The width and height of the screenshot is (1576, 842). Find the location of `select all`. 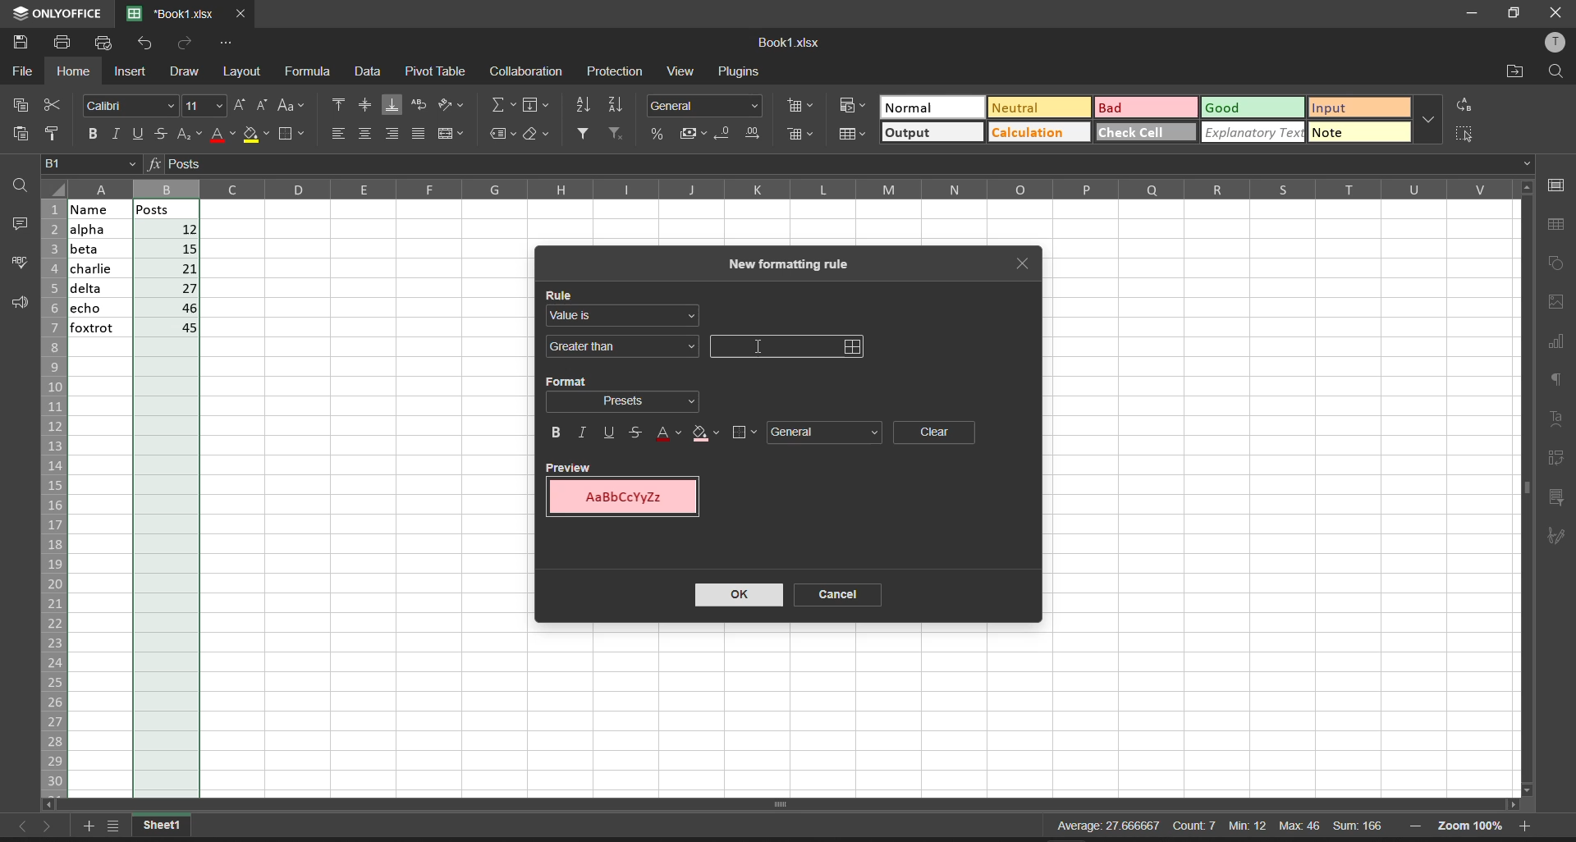

select all is located at coordinates (1467, 132).